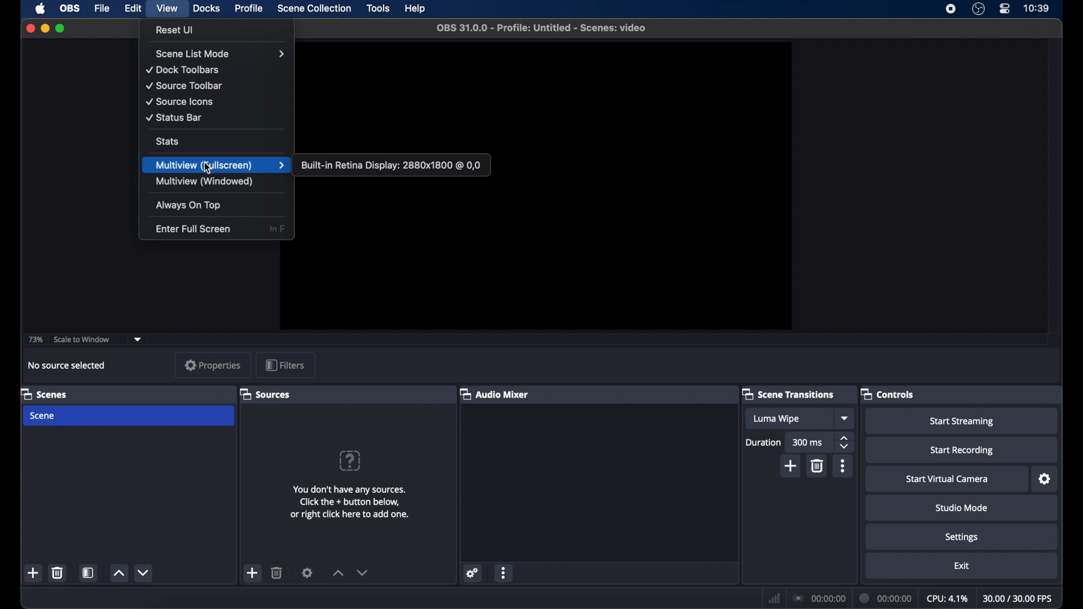 This screenshot has height=609, width=1083. What do you see at coordinates (945, 478) in the screenshot?
I see `start virtual camera` at bounding box center [945, 478].